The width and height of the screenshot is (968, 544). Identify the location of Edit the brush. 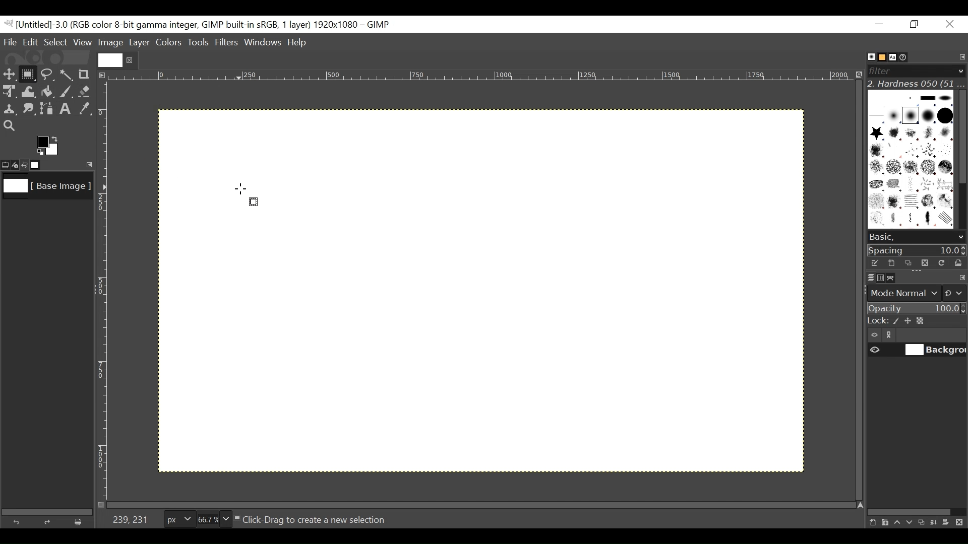
(874, 263).